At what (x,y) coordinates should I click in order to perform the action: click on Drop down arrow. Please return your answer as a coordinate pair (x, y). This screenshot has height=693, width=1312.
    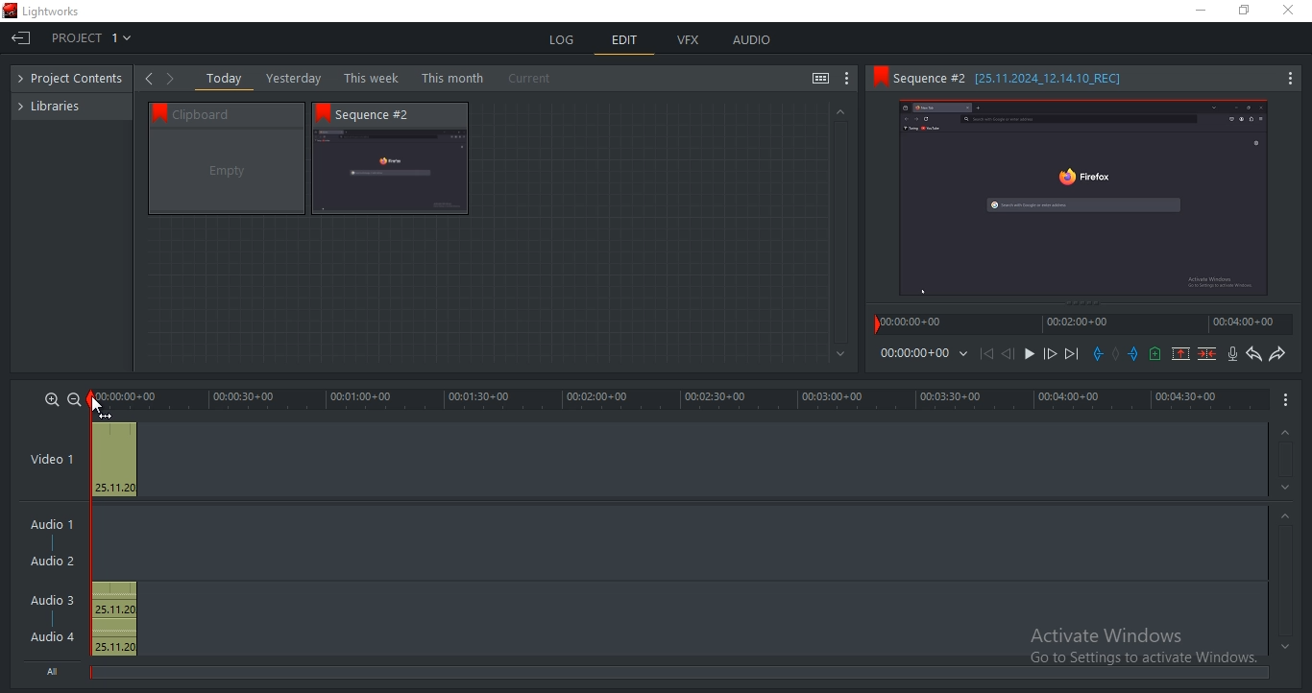
    Looking at the image, I should click on (963, 354).